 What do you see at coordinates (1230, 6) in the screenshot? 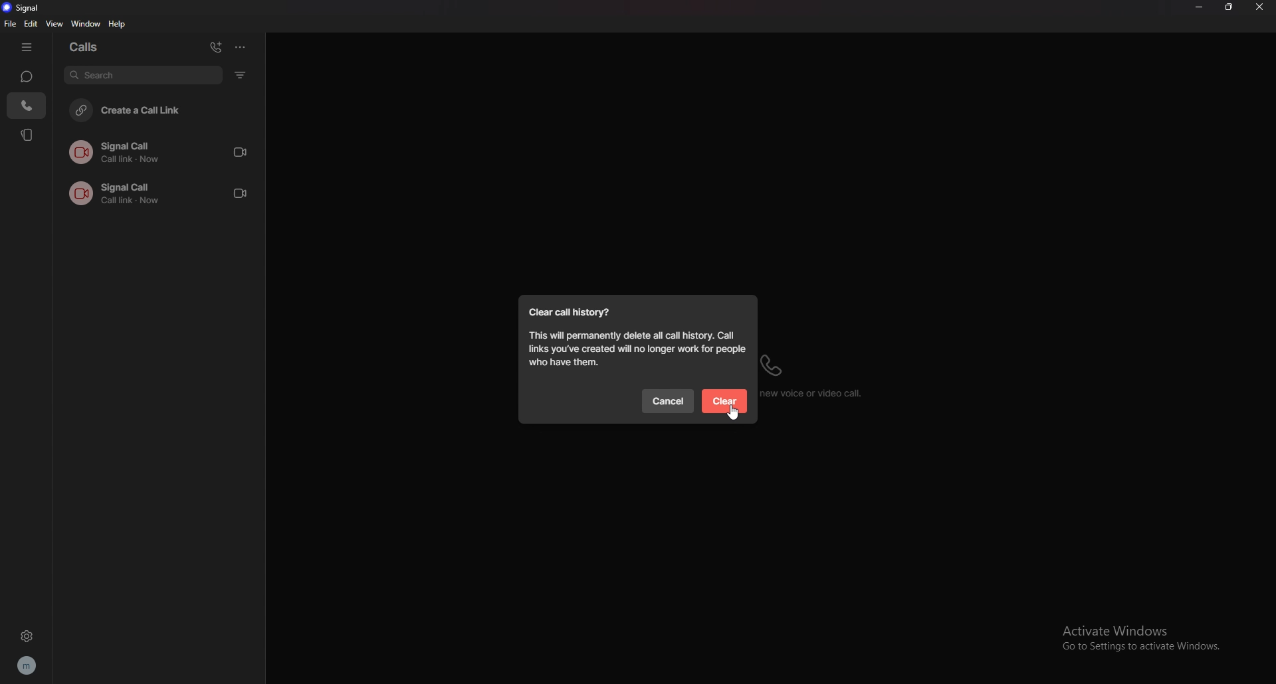
I see `resize` at bounding box center [1230, 6].